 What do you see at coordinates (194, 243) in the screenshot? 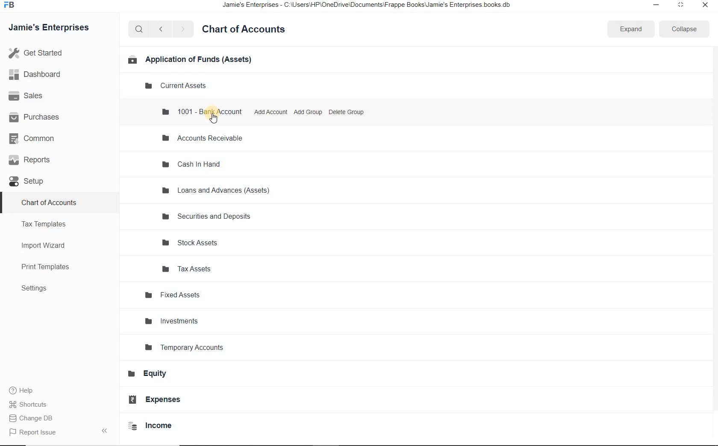
I see `Stock Assets` at bounding box center [194, 243].